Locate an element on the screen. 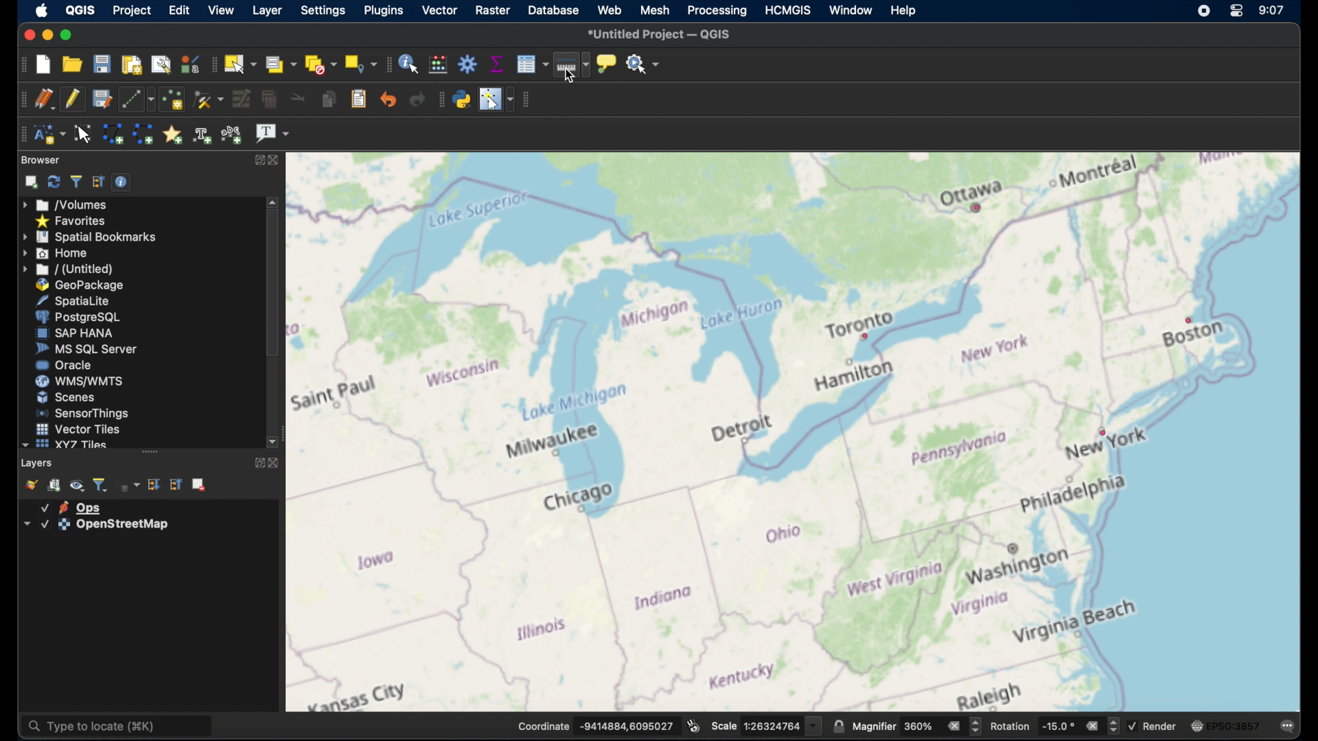 This screenshot has width=1318, height=741. enable/disable properties widget is located at coordinates (122, 181).